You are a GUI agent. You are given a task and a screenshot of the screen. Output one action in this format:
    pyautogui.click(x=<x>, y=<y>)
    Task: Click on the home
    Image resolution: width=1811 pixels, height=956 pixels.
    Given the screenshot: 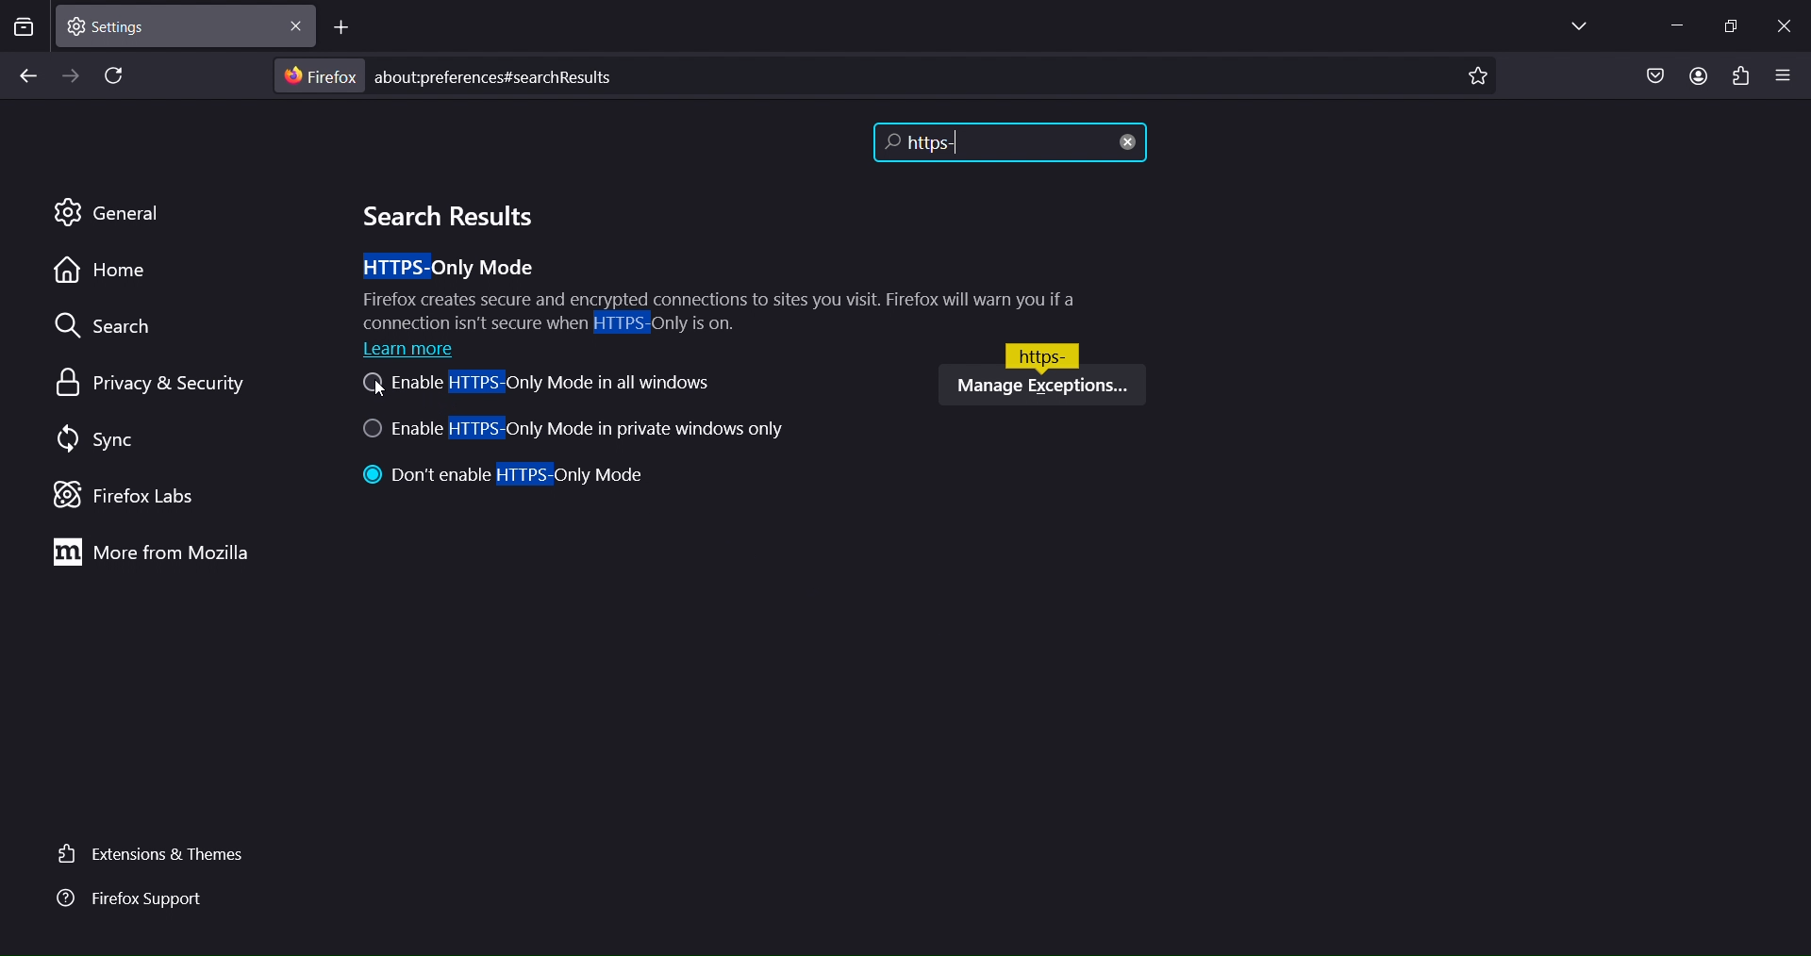 What is the action you would take?
    pyautogui.click(x=105, y=276)
    